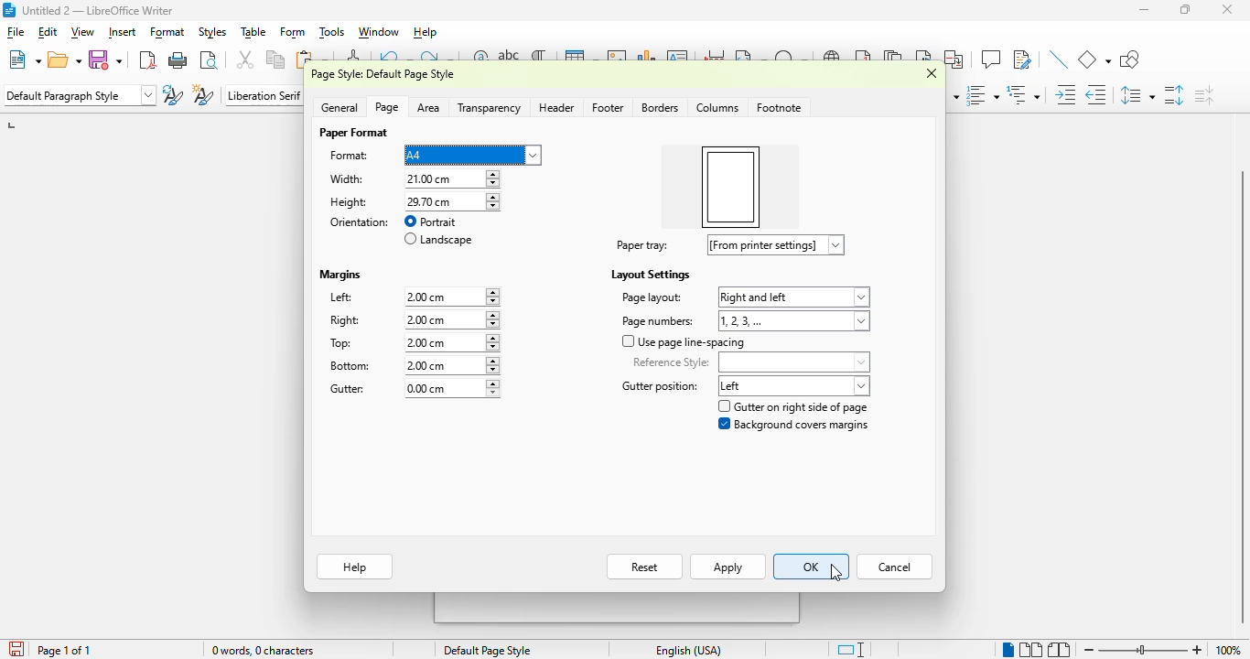 This screenshot has width=1250, height=659. What do you see at coordinates (253, 31) in the screenshot?
I see `table` at bounding box center [253, 31].